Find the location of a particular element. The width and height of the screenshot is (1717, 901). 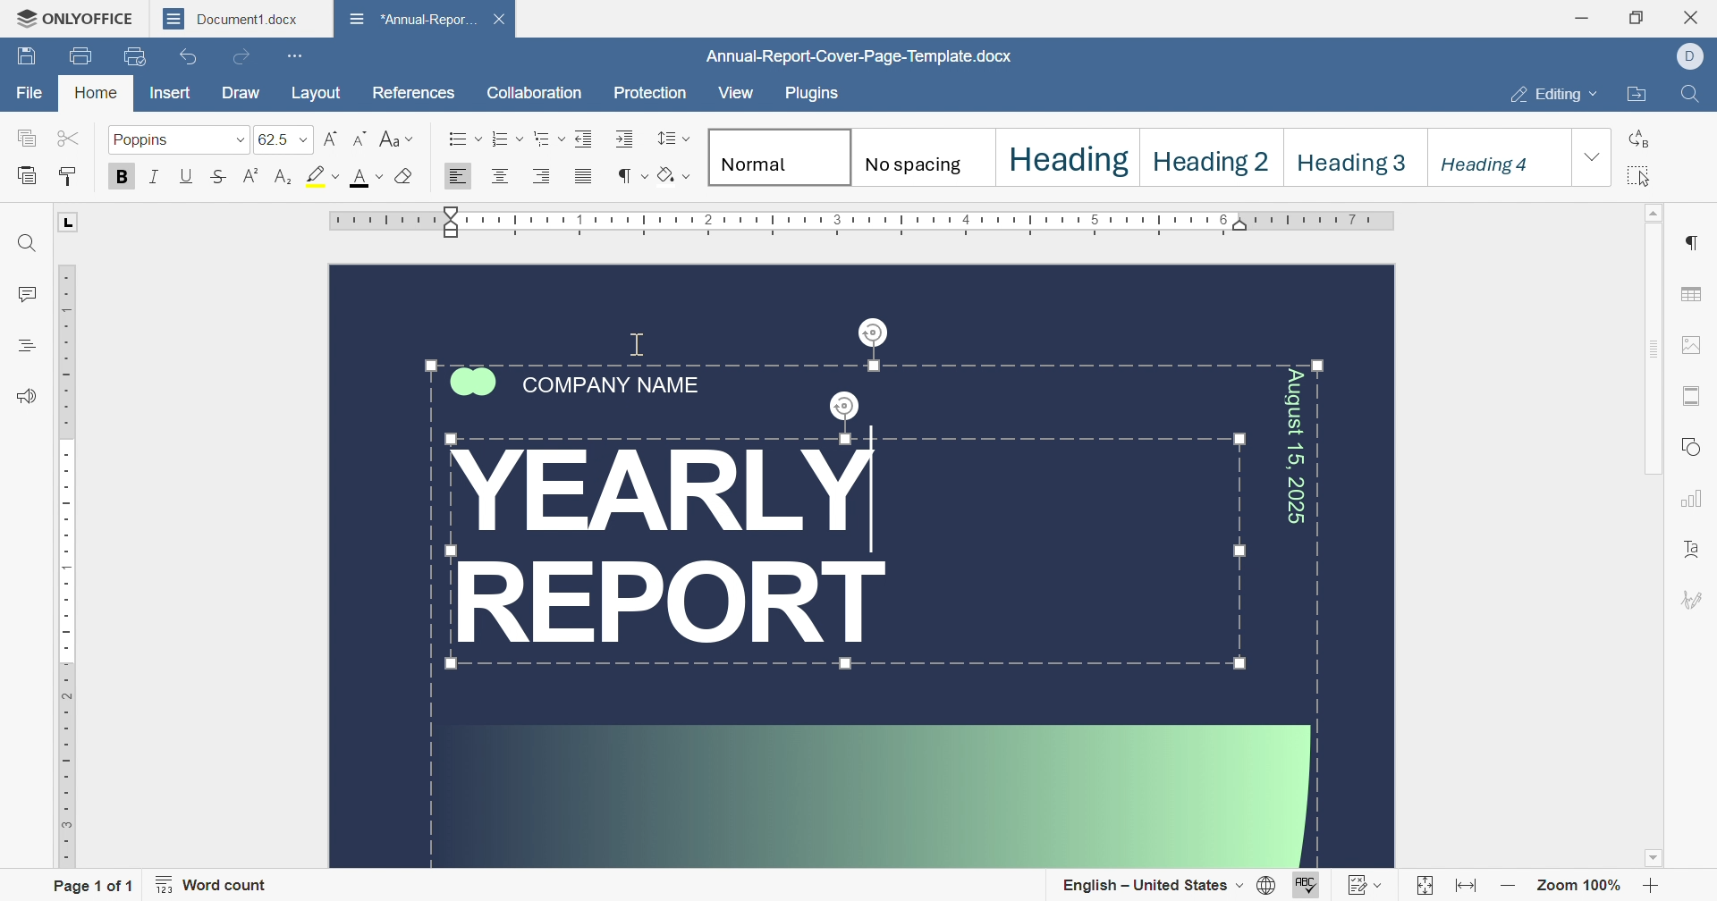

L is located at coordinates (68, 224).